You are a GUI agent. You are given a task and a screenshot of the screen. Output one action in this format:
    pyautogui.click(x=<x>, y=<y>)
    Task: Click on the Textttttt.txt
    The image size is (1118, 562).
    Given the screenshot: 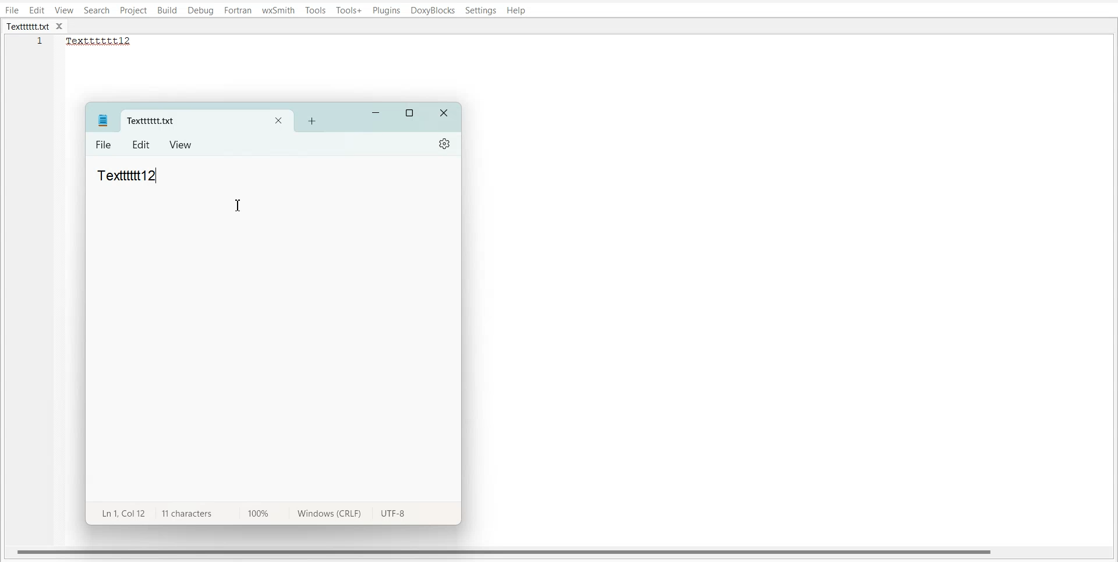 What is the action you would take?
    pyautogui.click(x=28, y=27)
    